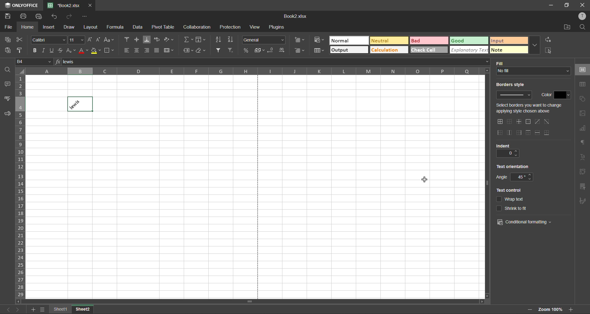  What do you see at coordinates (17, 310) in the screenshot?
I see `next` at bounding box center [17, 310].